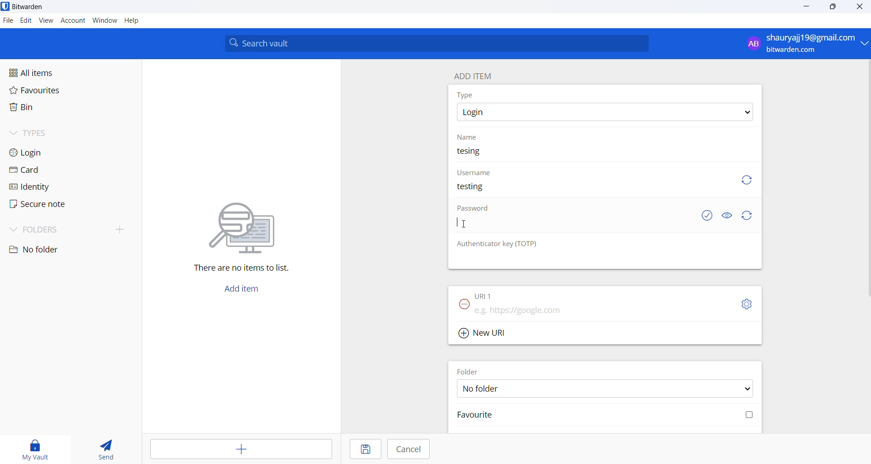  I want to click on identity, so click(35, 187).